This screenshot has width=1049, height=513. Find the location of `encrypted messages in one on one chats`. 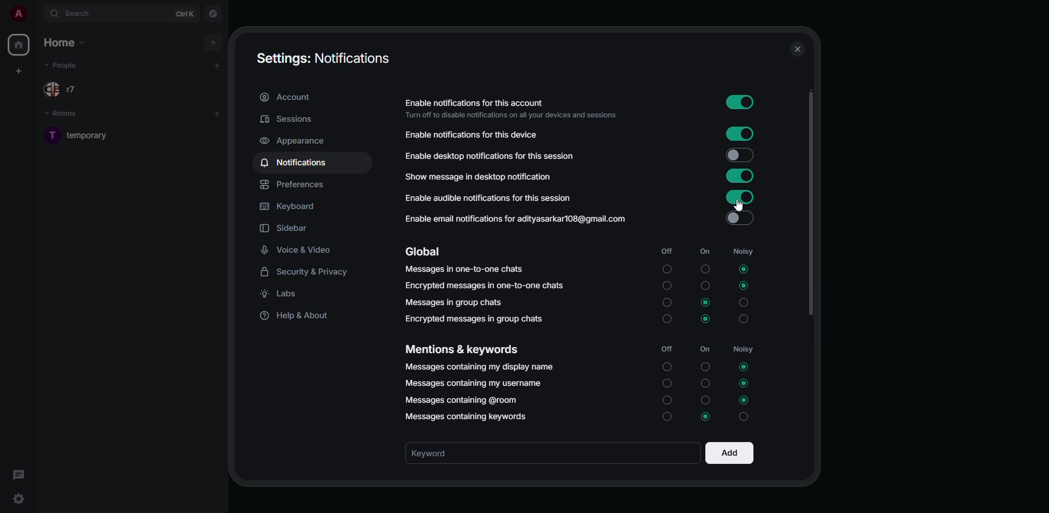

encrypted messages in one on one chats is located at coordinates (484, 286).